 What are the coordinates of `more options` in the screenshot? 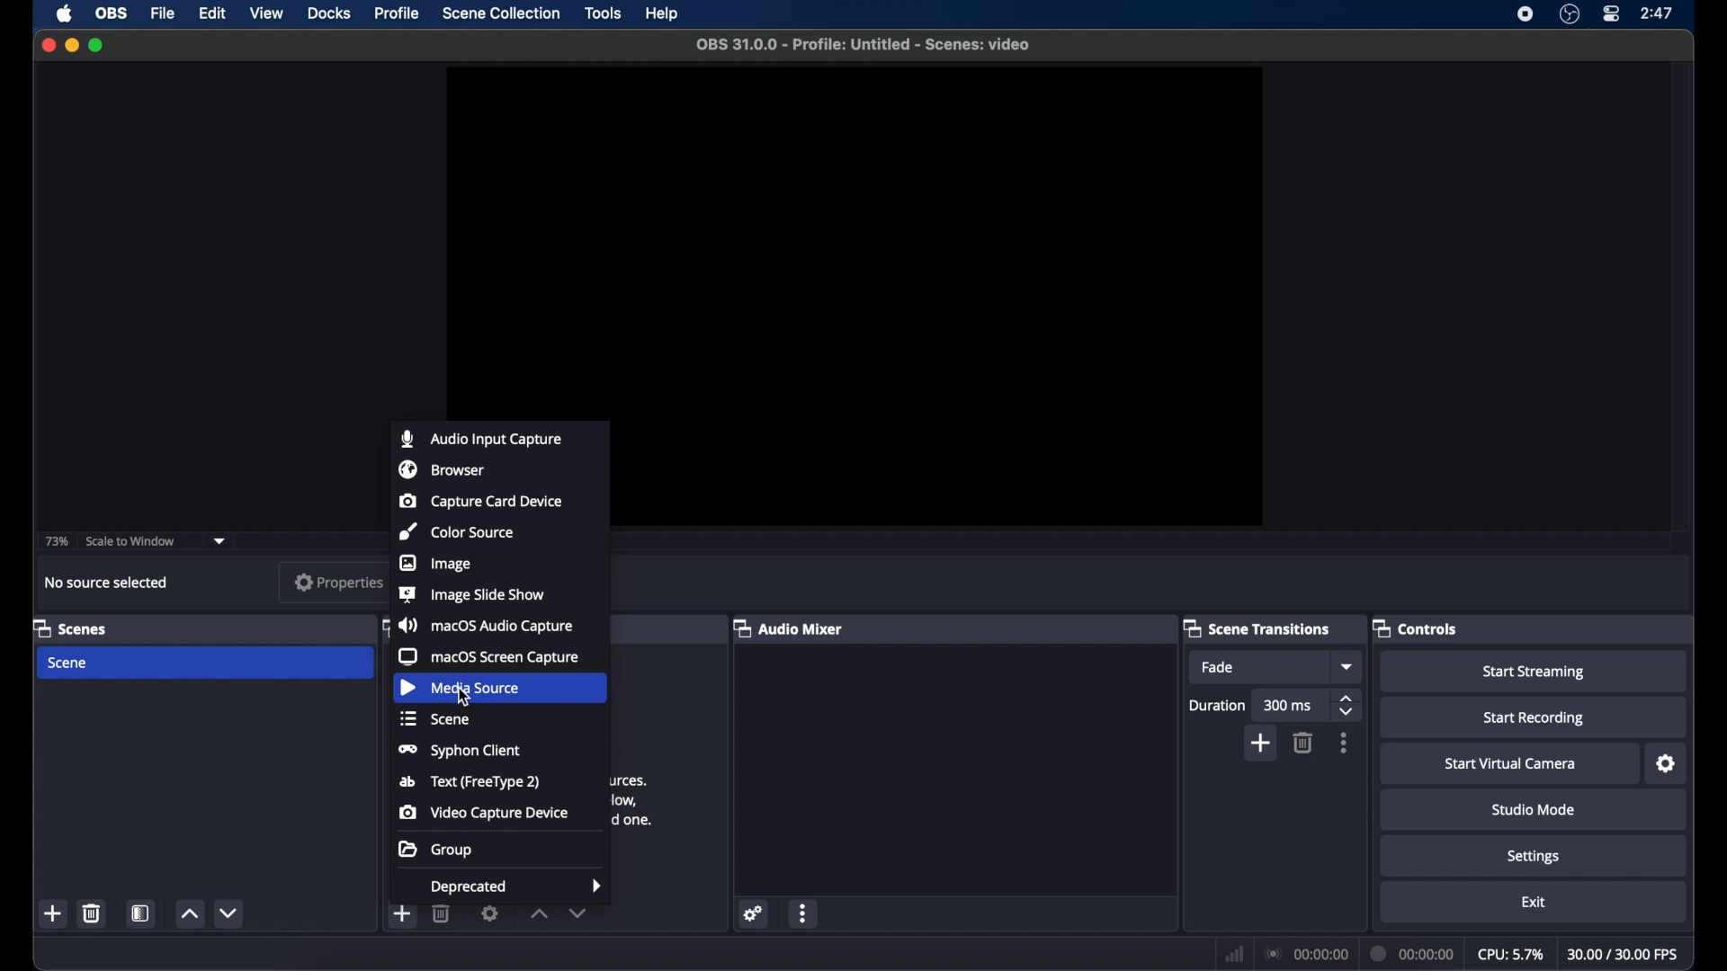 It's located at (804, 913).